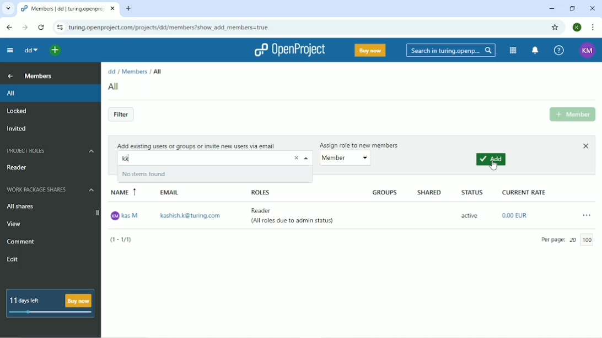 Image resolution: width=602 pixels, height=338 pixels. I want to click on Reader, so click(266, 210).